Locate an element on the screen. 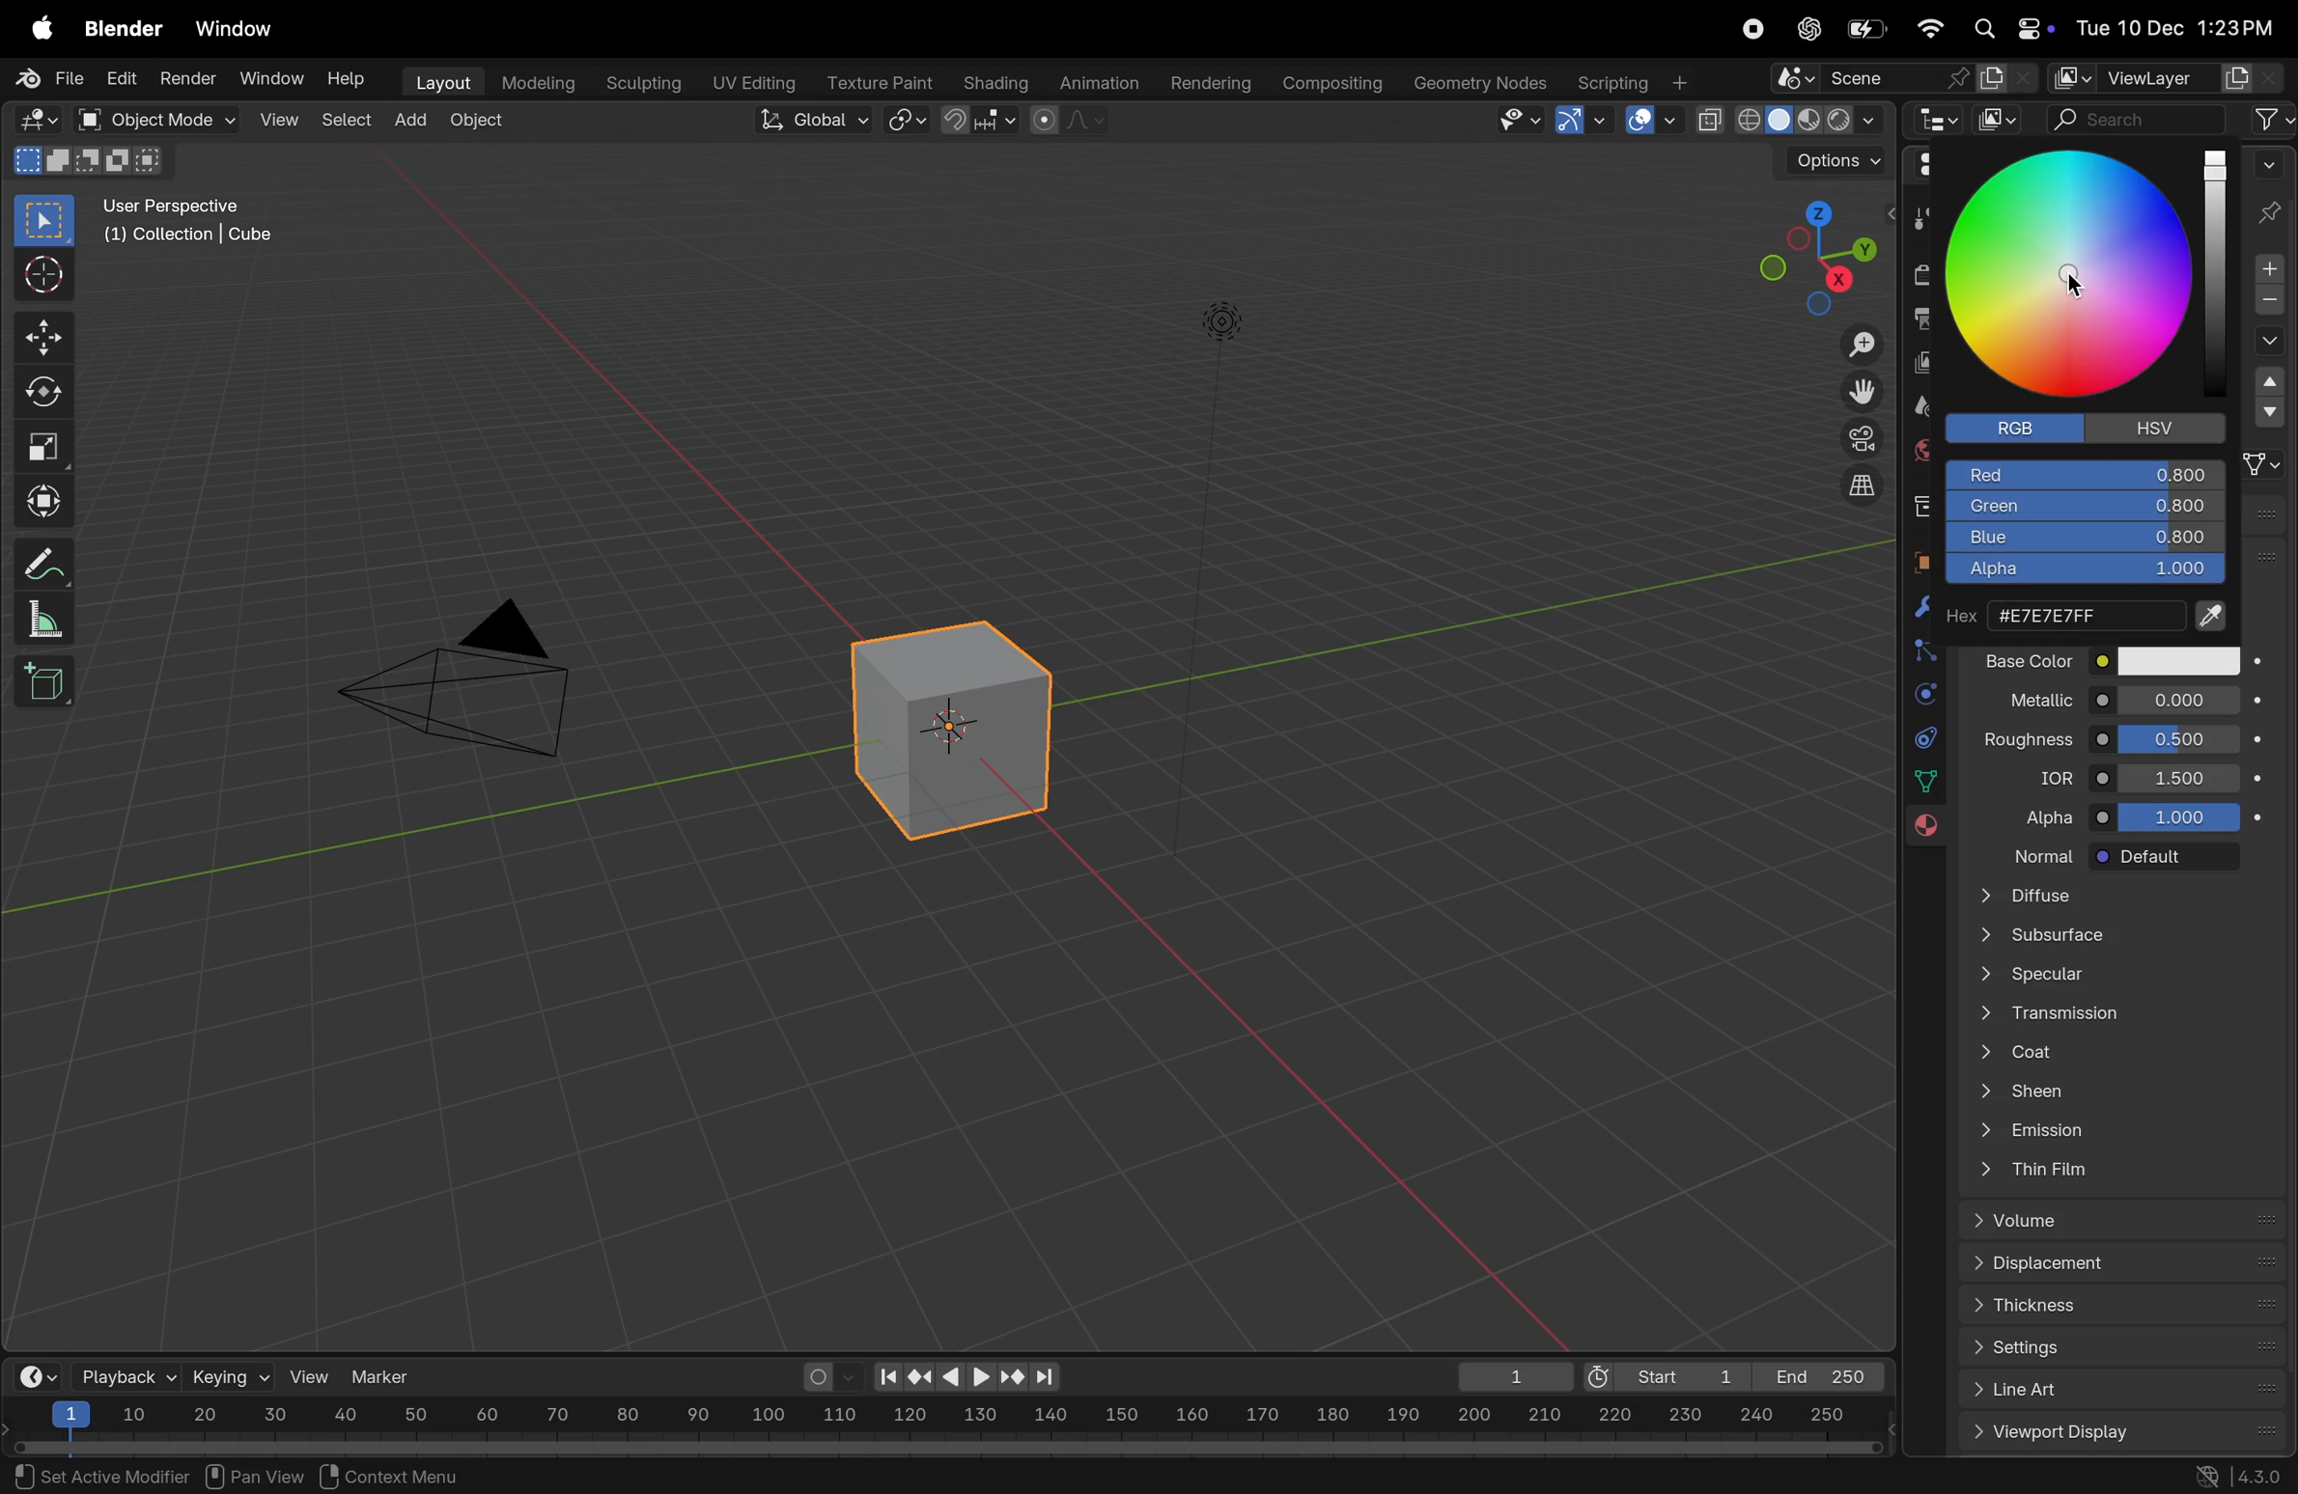 The image size is (2298, 1494). visibility is located at coordinates (1516, 122).